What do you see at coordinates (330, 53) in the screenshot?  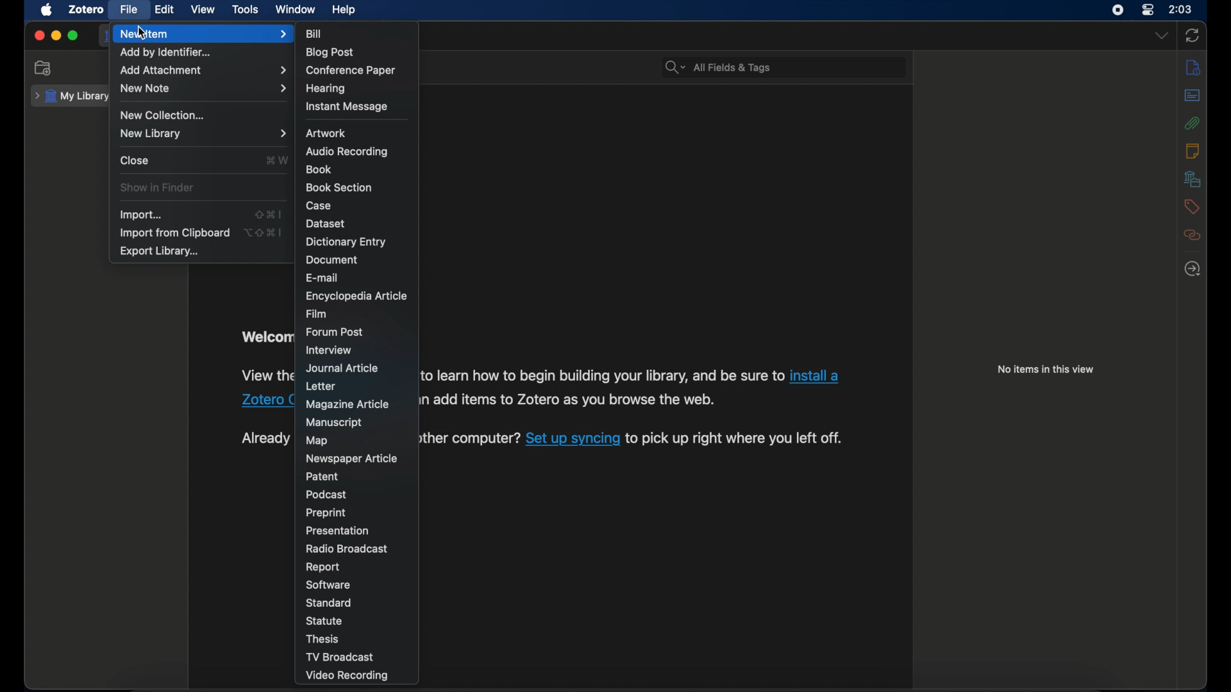 I see `blog post` at bounding box center [330, 53].